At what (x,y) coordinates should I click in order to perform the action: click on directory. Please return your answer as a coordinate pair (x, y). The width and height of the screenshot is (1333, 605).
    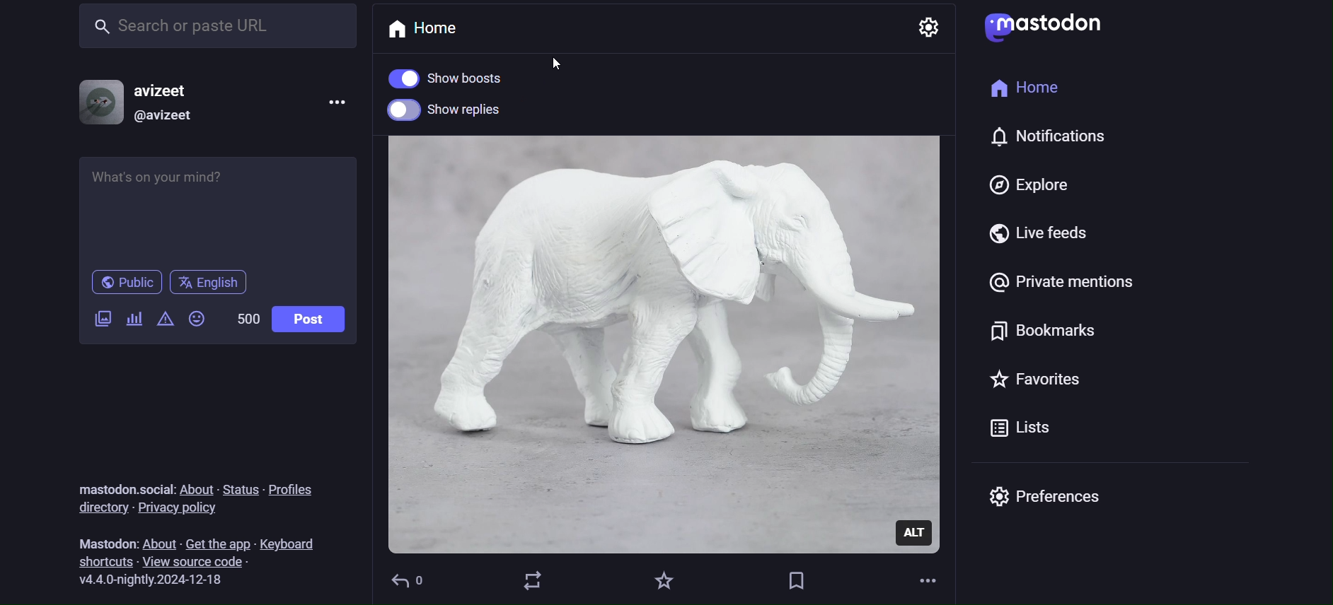
    Looking at the image, I should click on (100, 507).